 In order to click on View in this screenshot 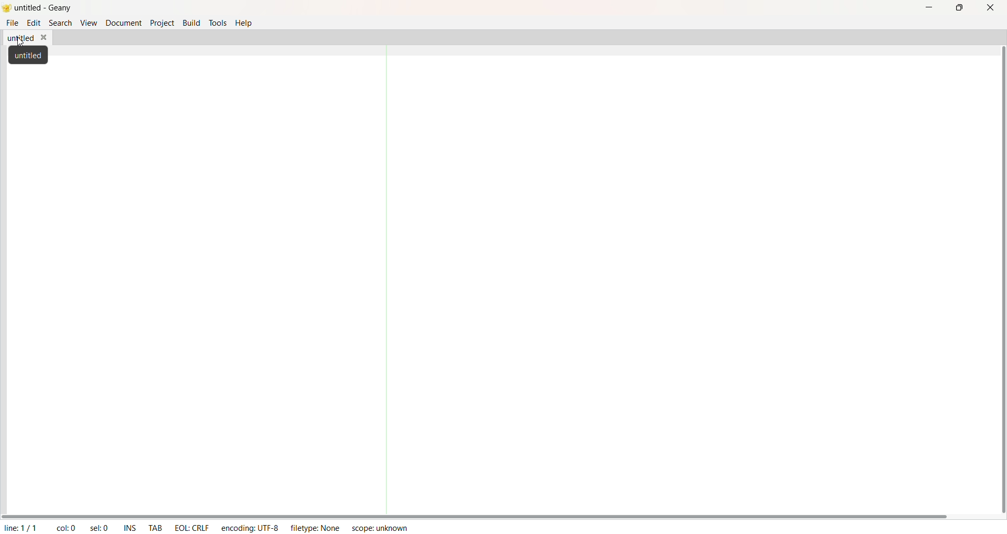, I will do `click(88, 23)`.